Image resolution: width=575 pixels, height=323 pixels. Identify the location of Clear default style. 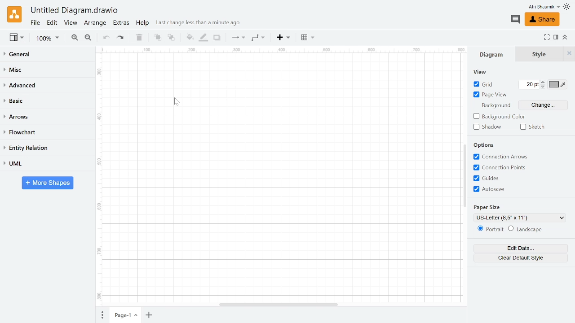
(520, 258).